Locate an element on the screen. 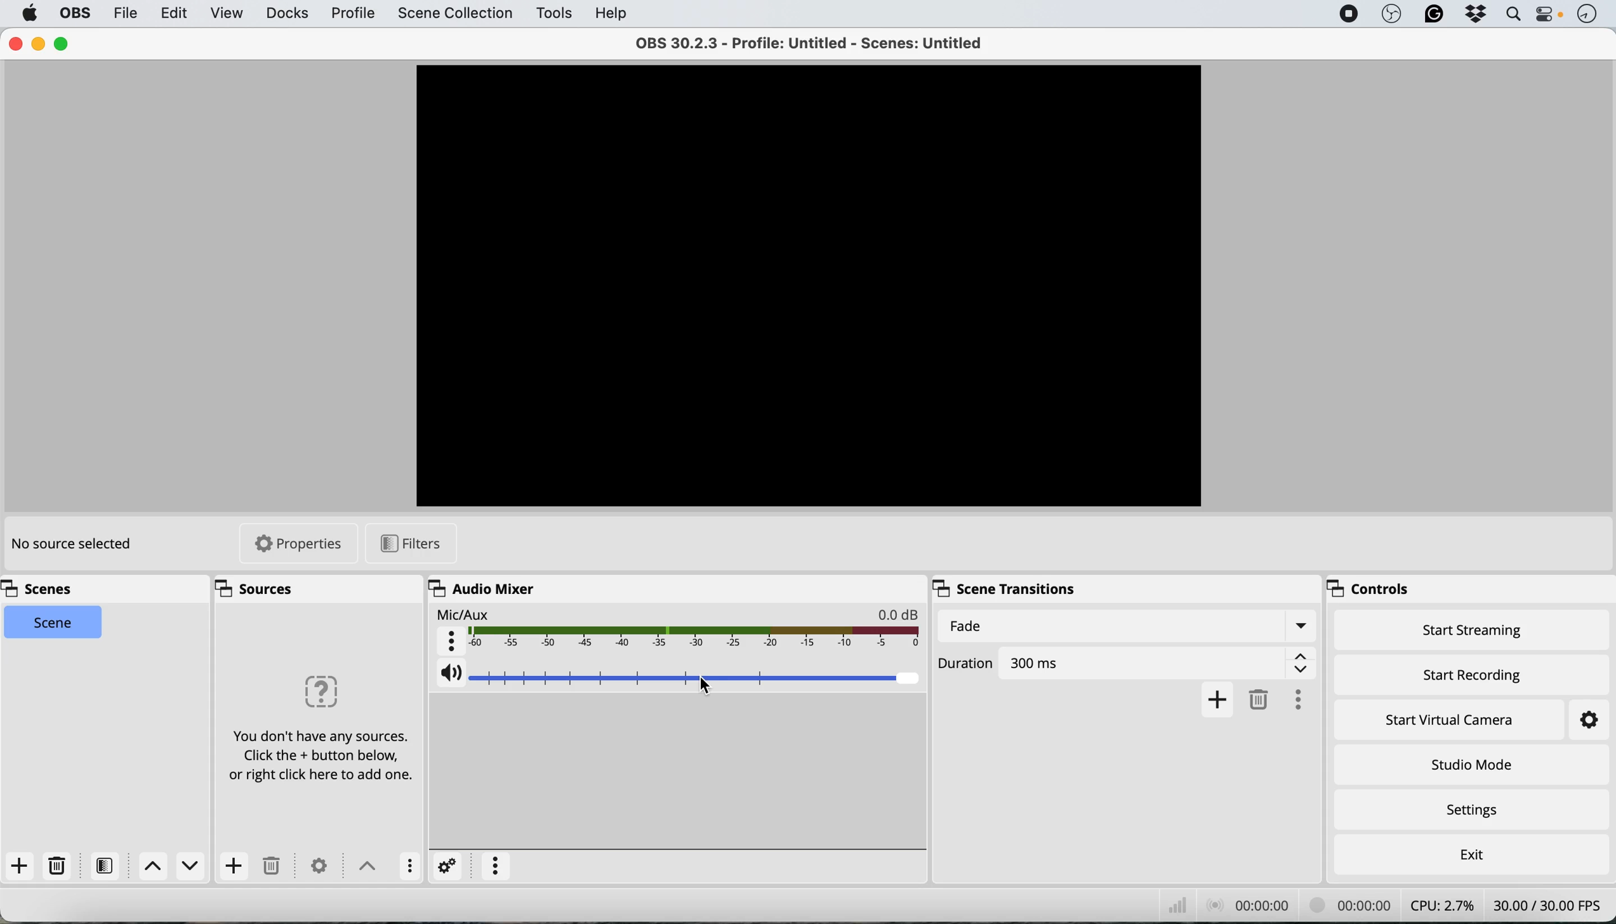 This screenshot has width=1616, height=924. maximise is located at coordinates (62, 46).